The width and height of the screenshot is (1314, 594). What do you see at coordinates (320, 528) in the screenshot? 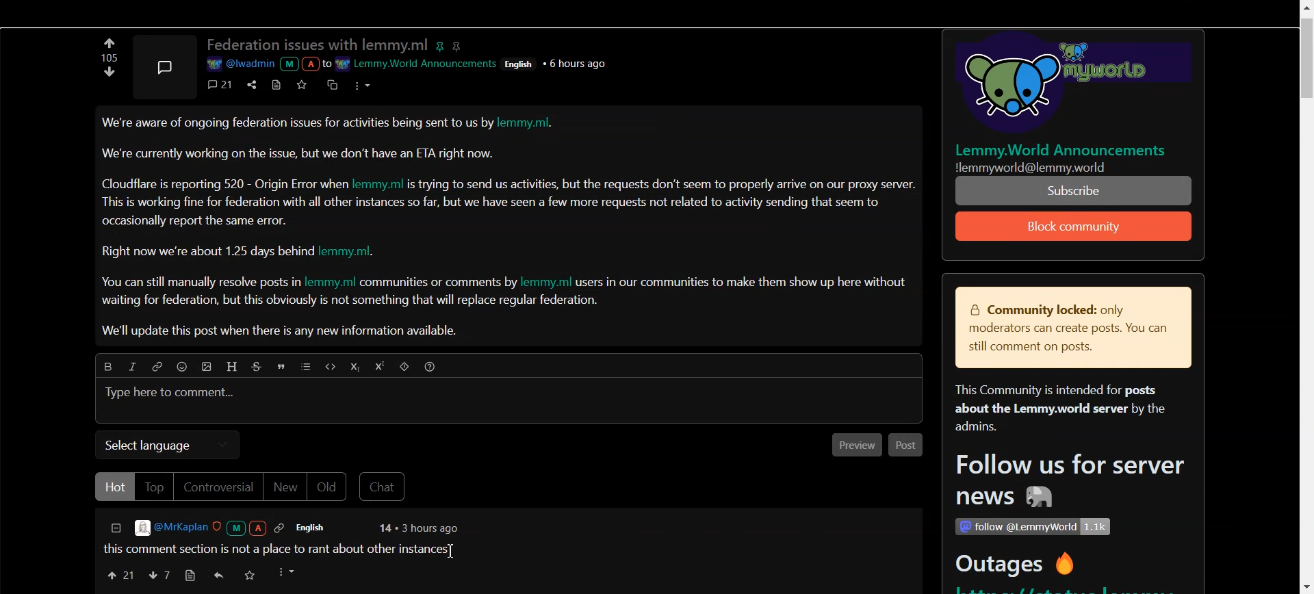
I see `English` at bounding box center [320, 528].